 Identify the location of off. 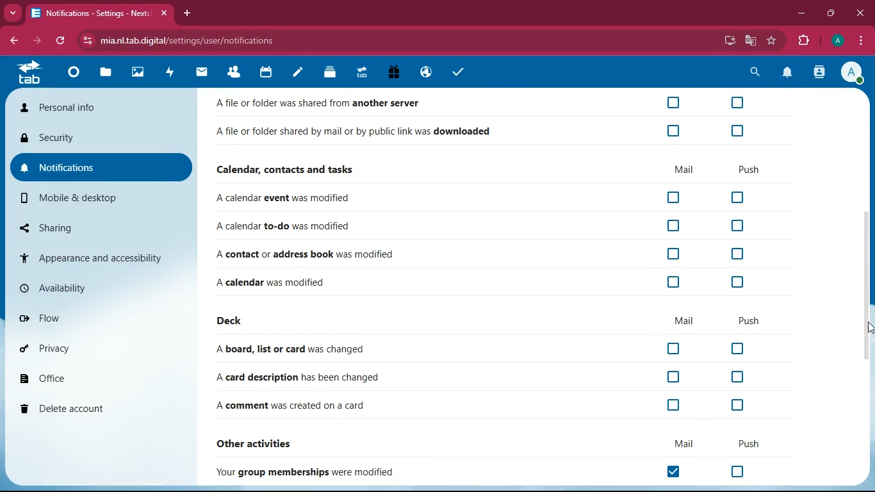
(736, 102).